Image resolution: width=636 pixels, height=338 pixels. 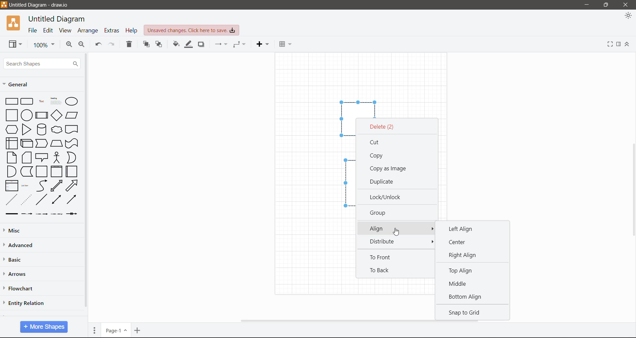 What do you see at coordinates (176, 45) in the screenshot?
I see `Fill Color` at bounding box center [176, 45].